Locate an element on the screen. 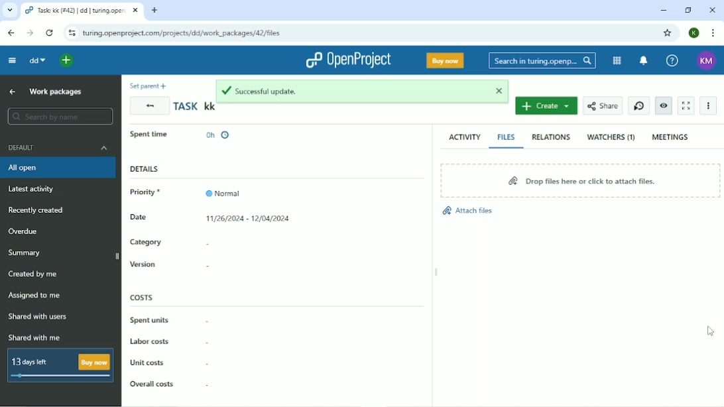  Search by name is located at coordinates (58, 117).